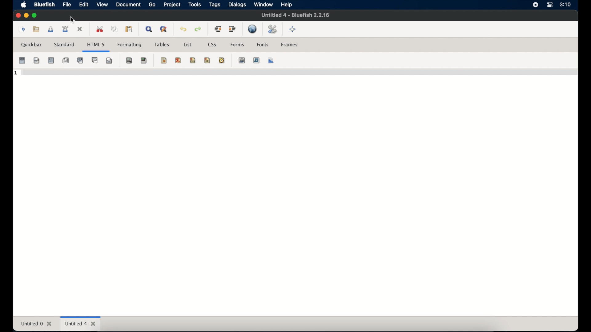 This screenshot has width=591, height=332. Describe the element at coordinates (536, 5) in the screenshot. I see `screen recorder icon` at that location.